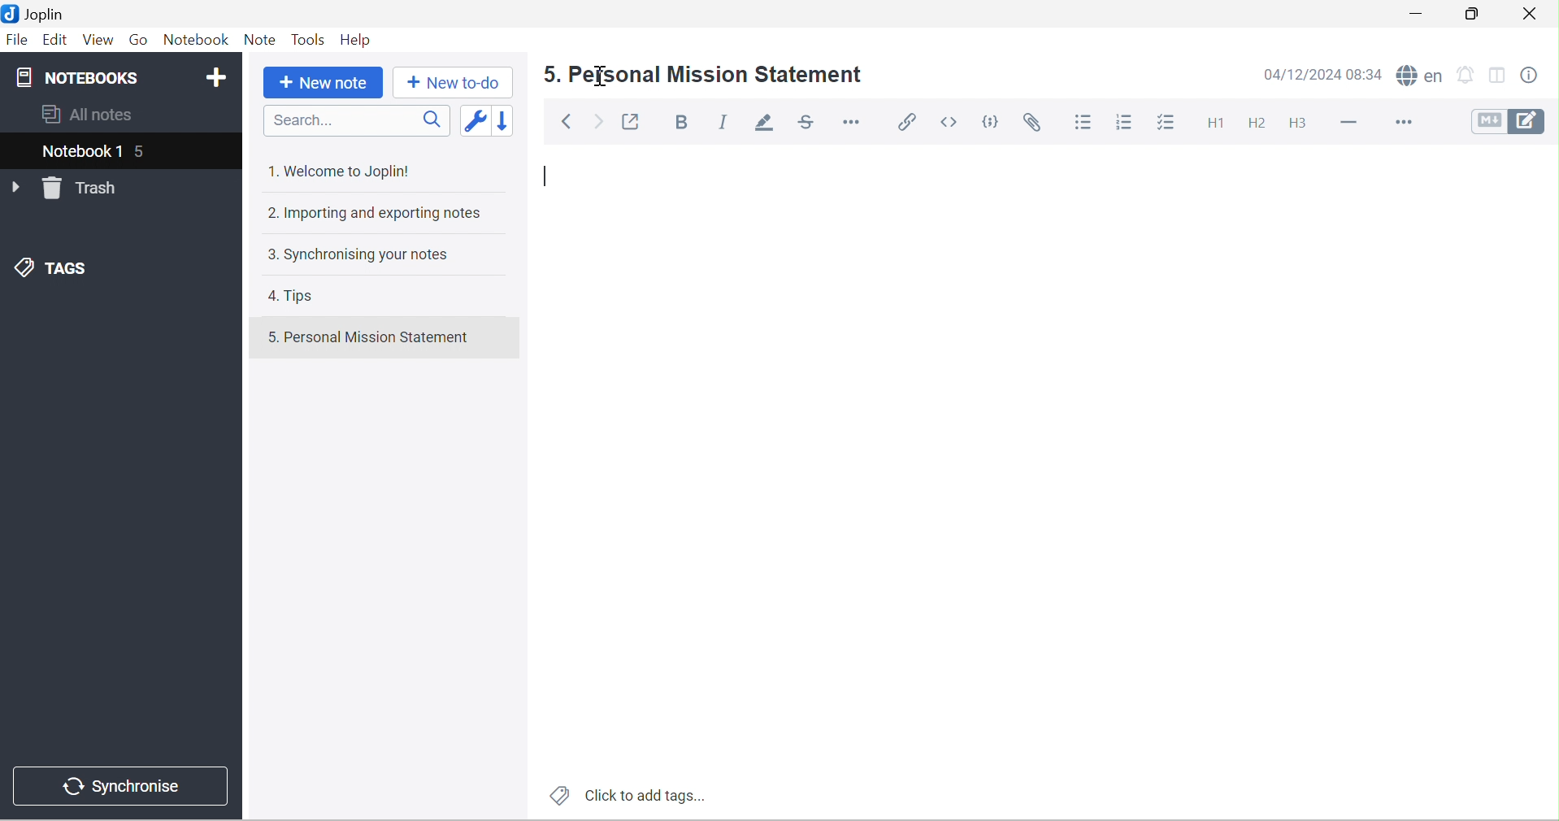 Image resolution: width=1559 pixels, height=821 pixels. What do you see at coordinates (1470, 14) in the screenshot?
I see `Restore Down` at bounding box center [1470, 14].